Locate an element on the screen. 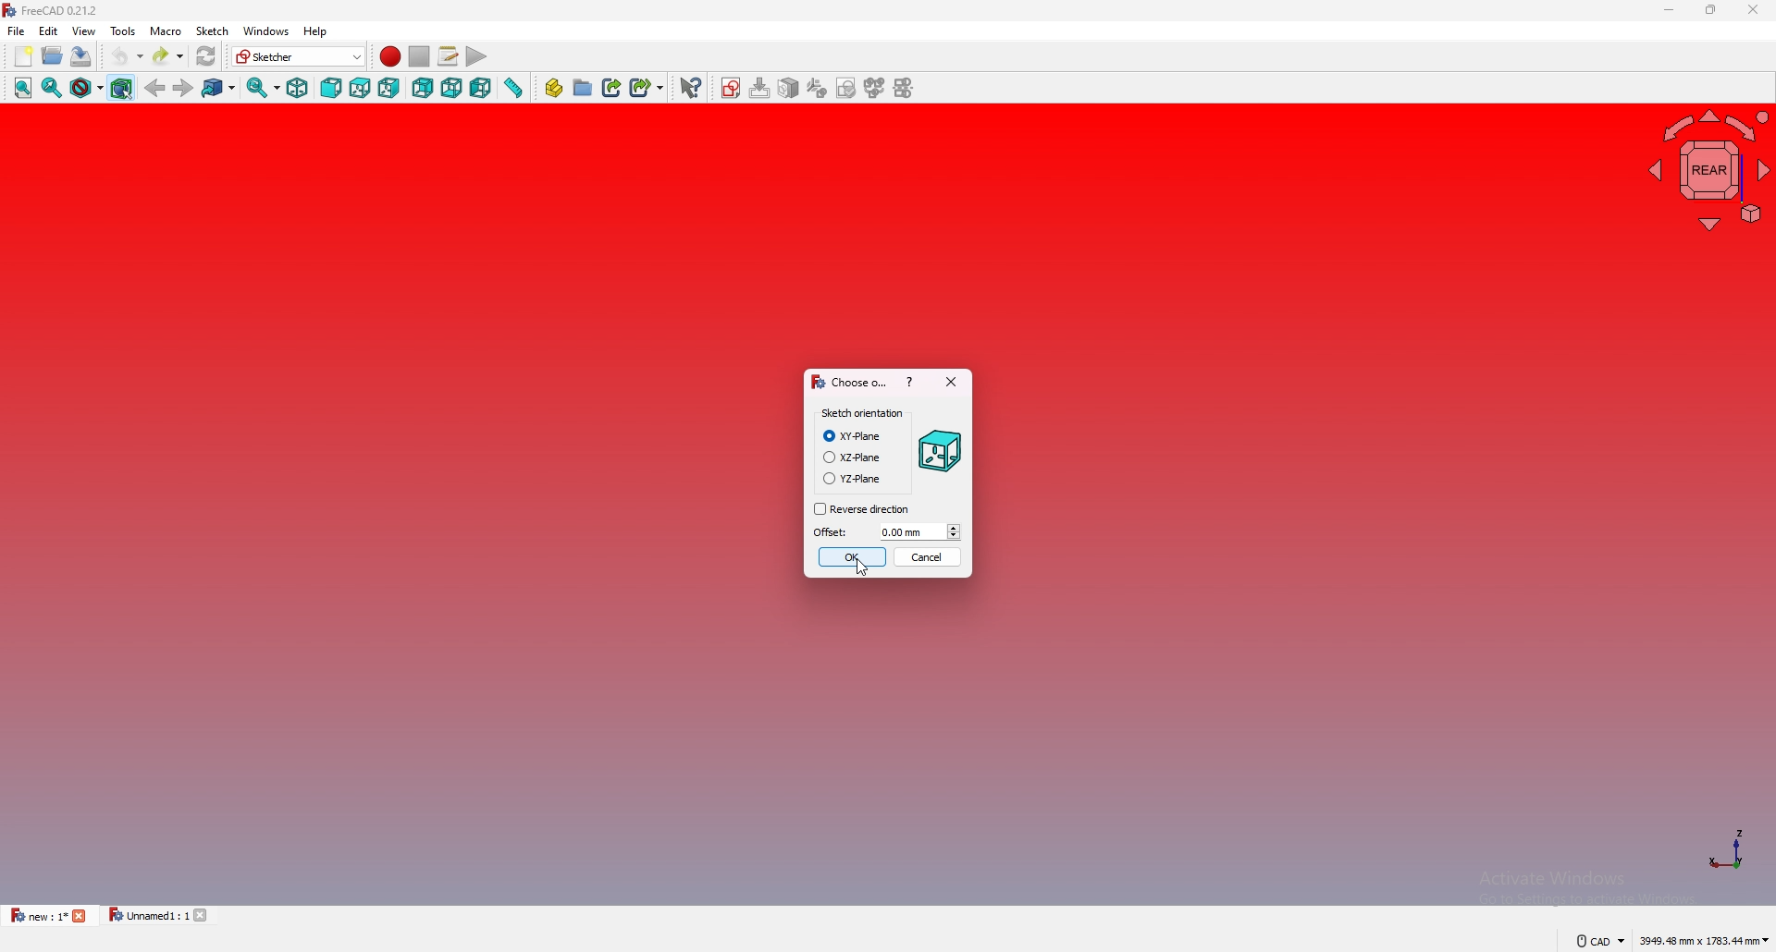  sketches is located at coordinates (874, 88).